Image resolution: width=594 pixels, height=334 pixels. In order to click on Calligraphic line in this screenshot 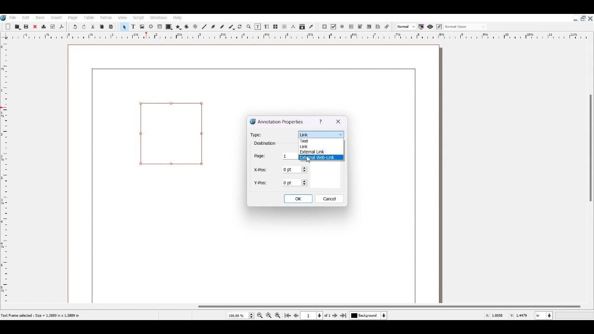, I will do `click(232, 27)`.